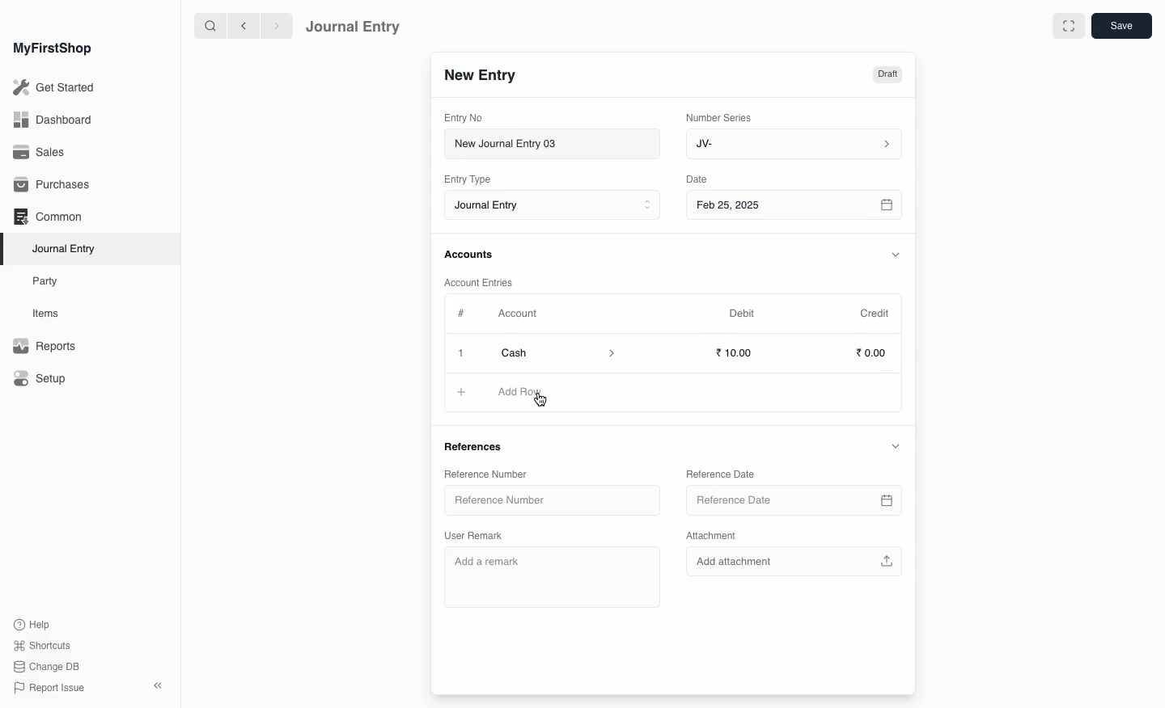 Image resolution: width=1165 pixels, height=708 pixels. I want to click on Hide, so click(896, 255).